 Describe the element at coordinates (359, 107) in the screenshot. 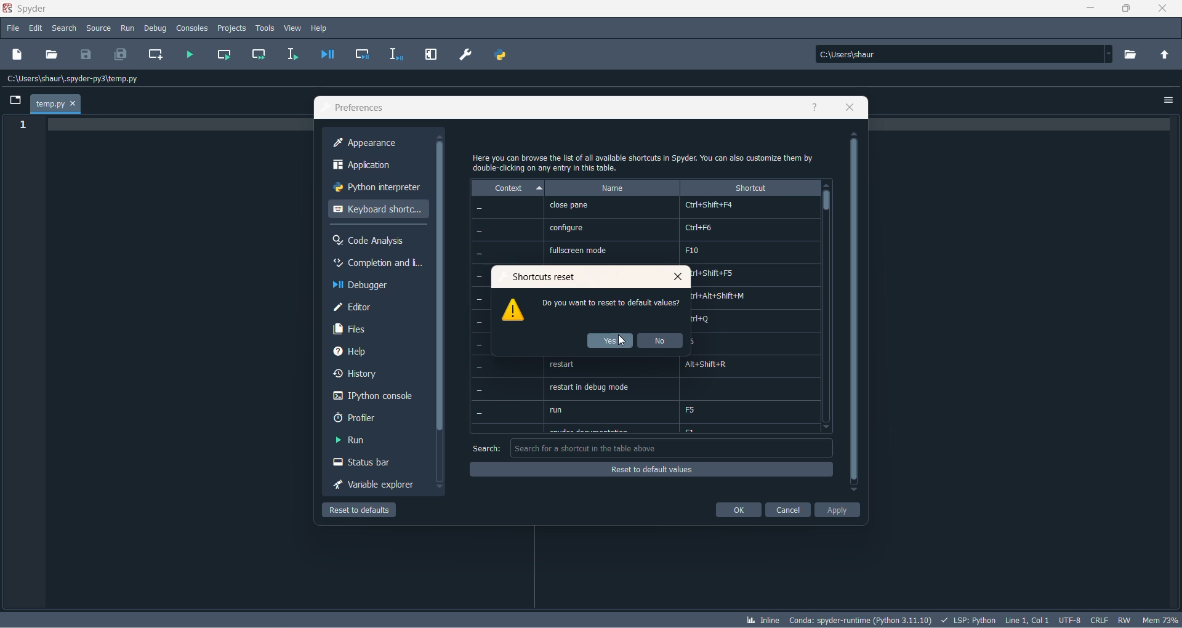

I see `preferences` at that location.